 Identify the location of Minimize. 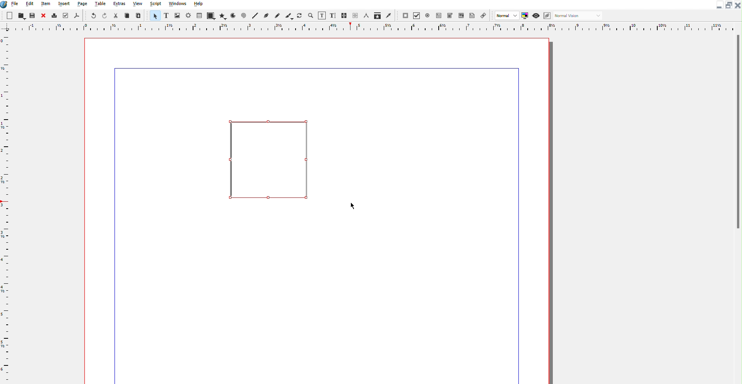
(718, 5).